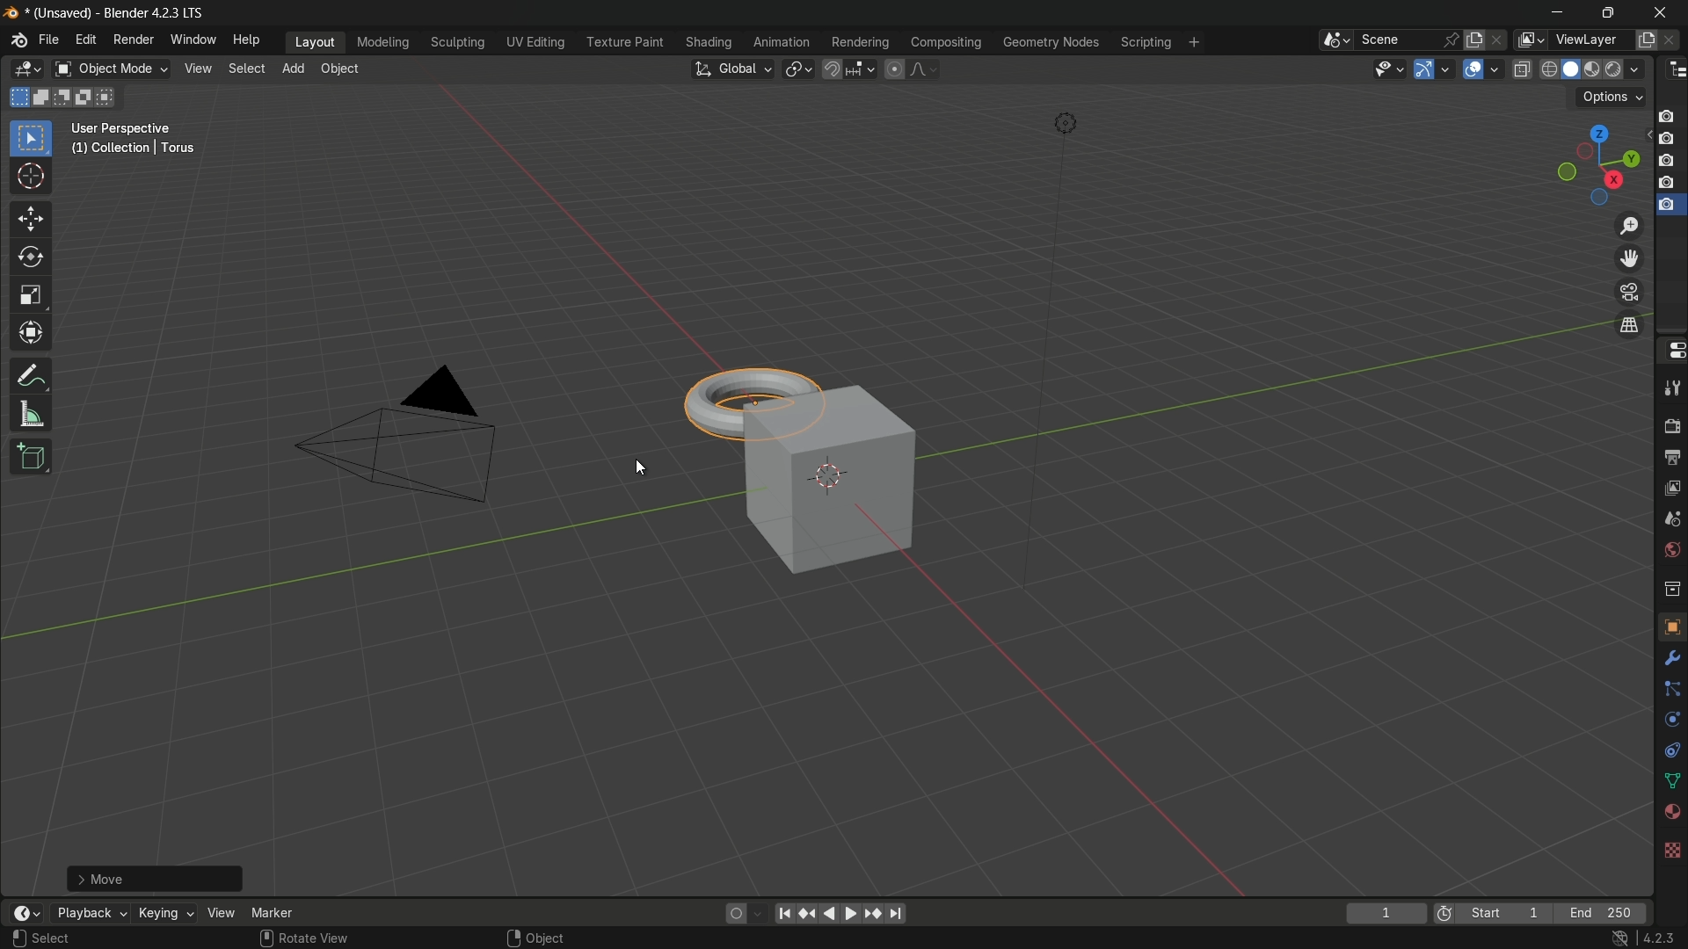  I want to click on scripting, so click(1146, 43).